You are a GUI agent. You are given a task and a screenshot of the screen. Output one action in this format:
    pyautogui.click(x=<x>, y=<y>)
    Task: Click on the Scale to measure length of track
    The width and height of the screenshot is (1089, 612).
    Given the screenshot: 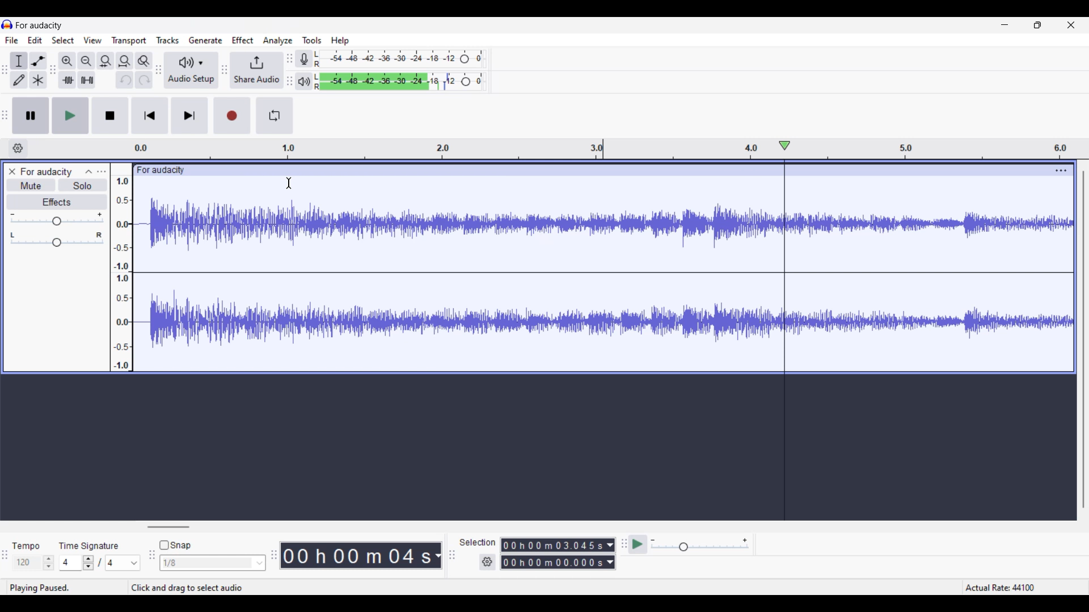 What is the action you would take?
    pyautogui.click(x=429, y=148)
    